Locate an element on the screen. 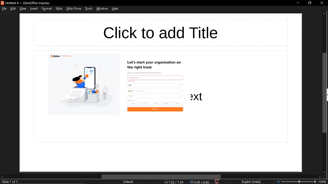 The height and width of the screenshot is (184, 328). move down is located at coordinates (324, 172).